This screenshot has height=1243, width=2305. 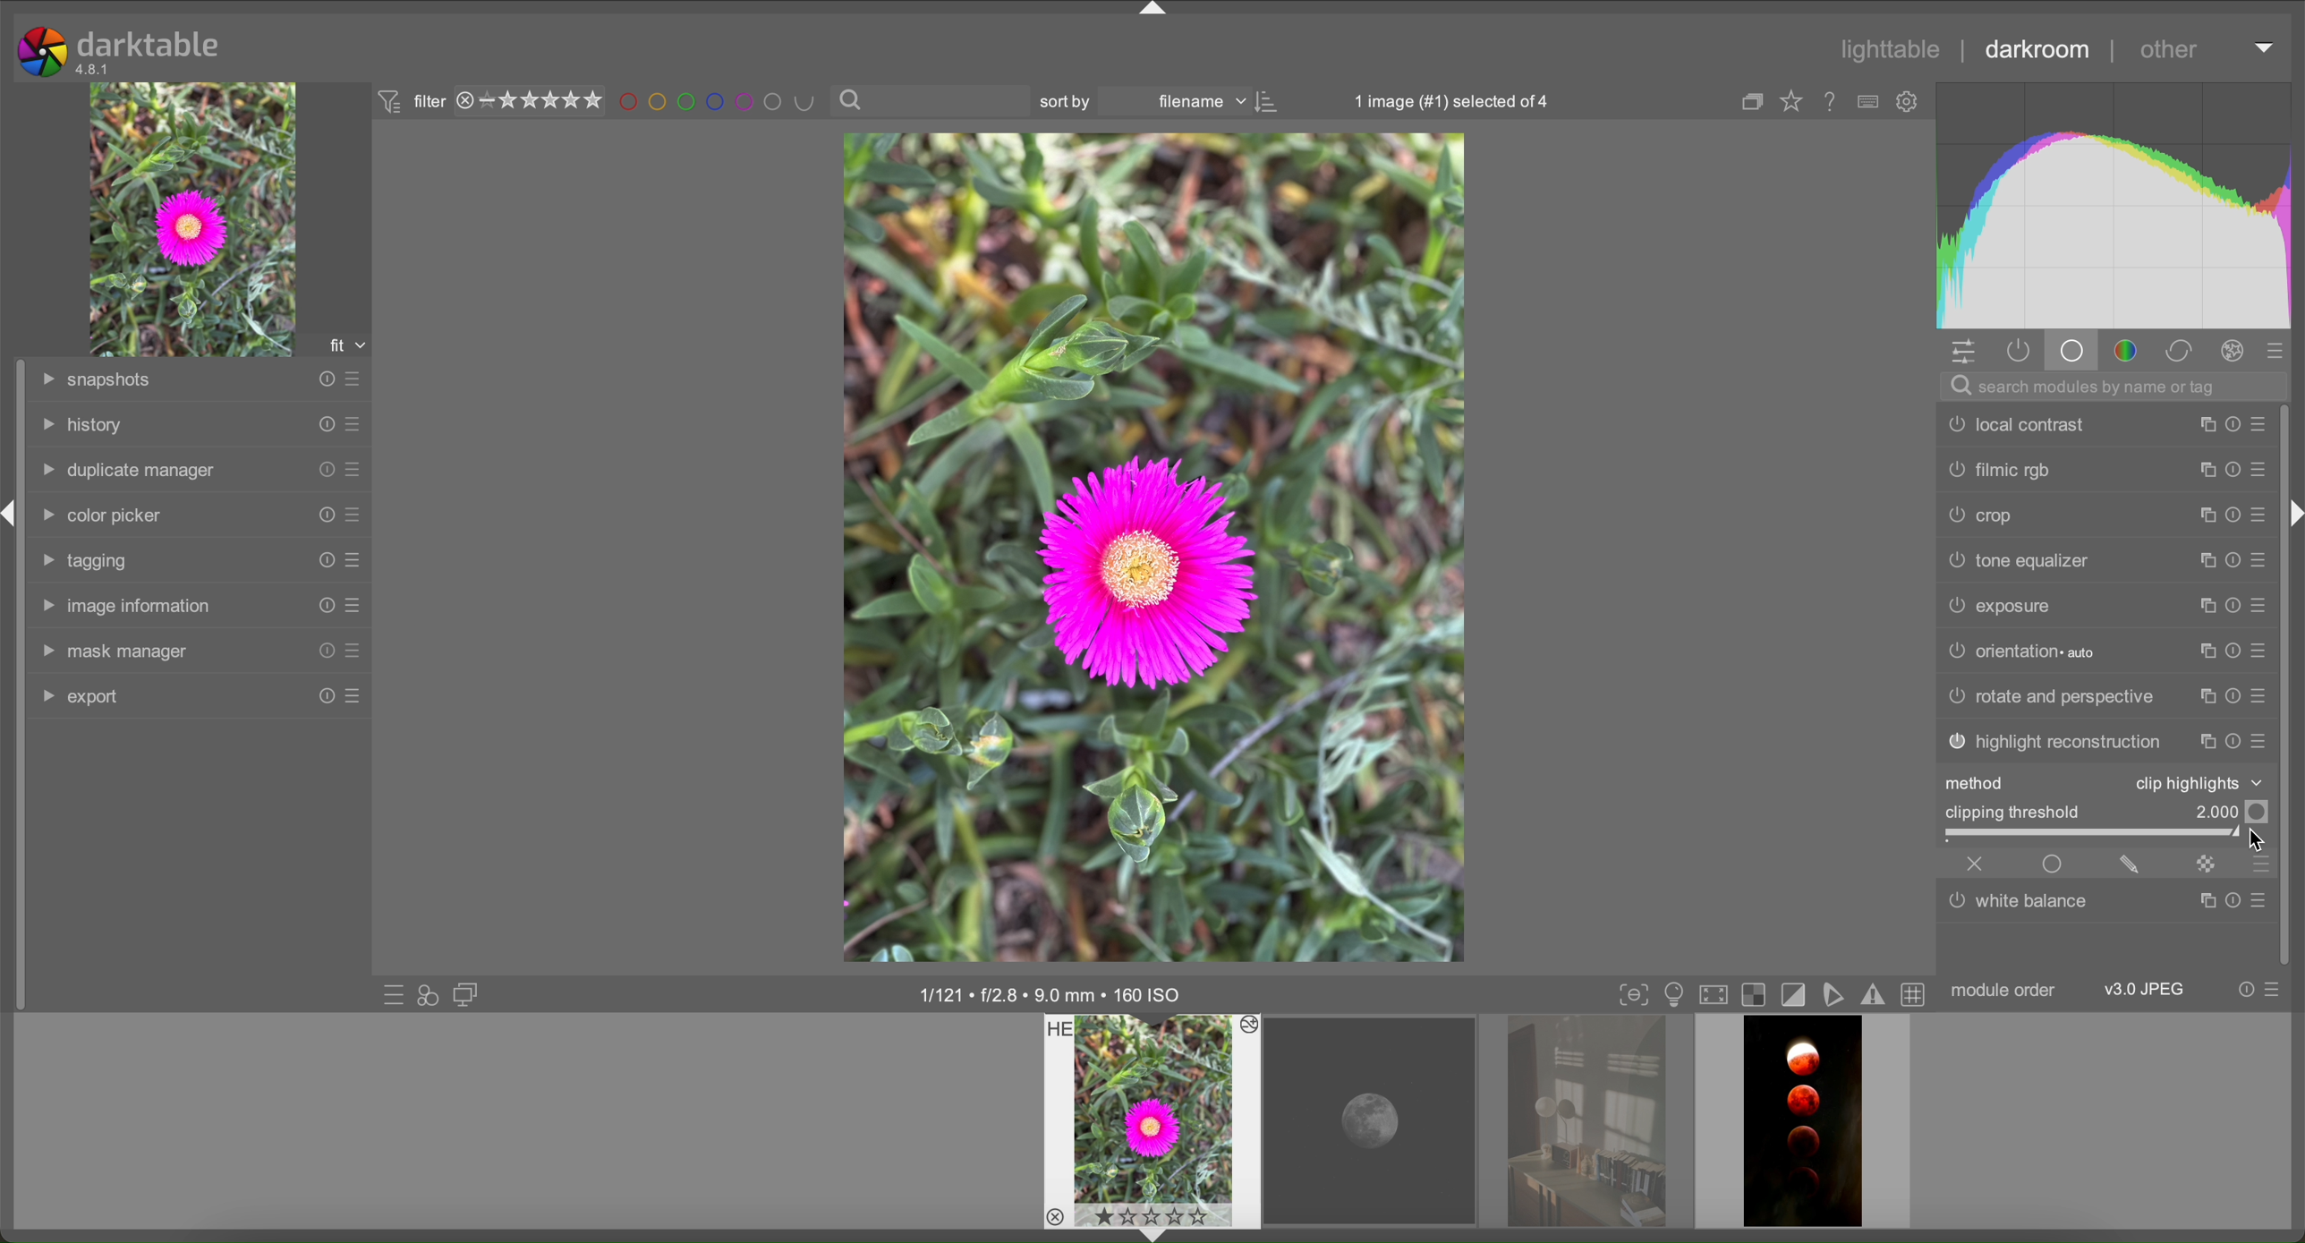 What do you see at coordinates (1966, 352) in the screenshot?
I see `settings` at bounding box center [1966, 352].